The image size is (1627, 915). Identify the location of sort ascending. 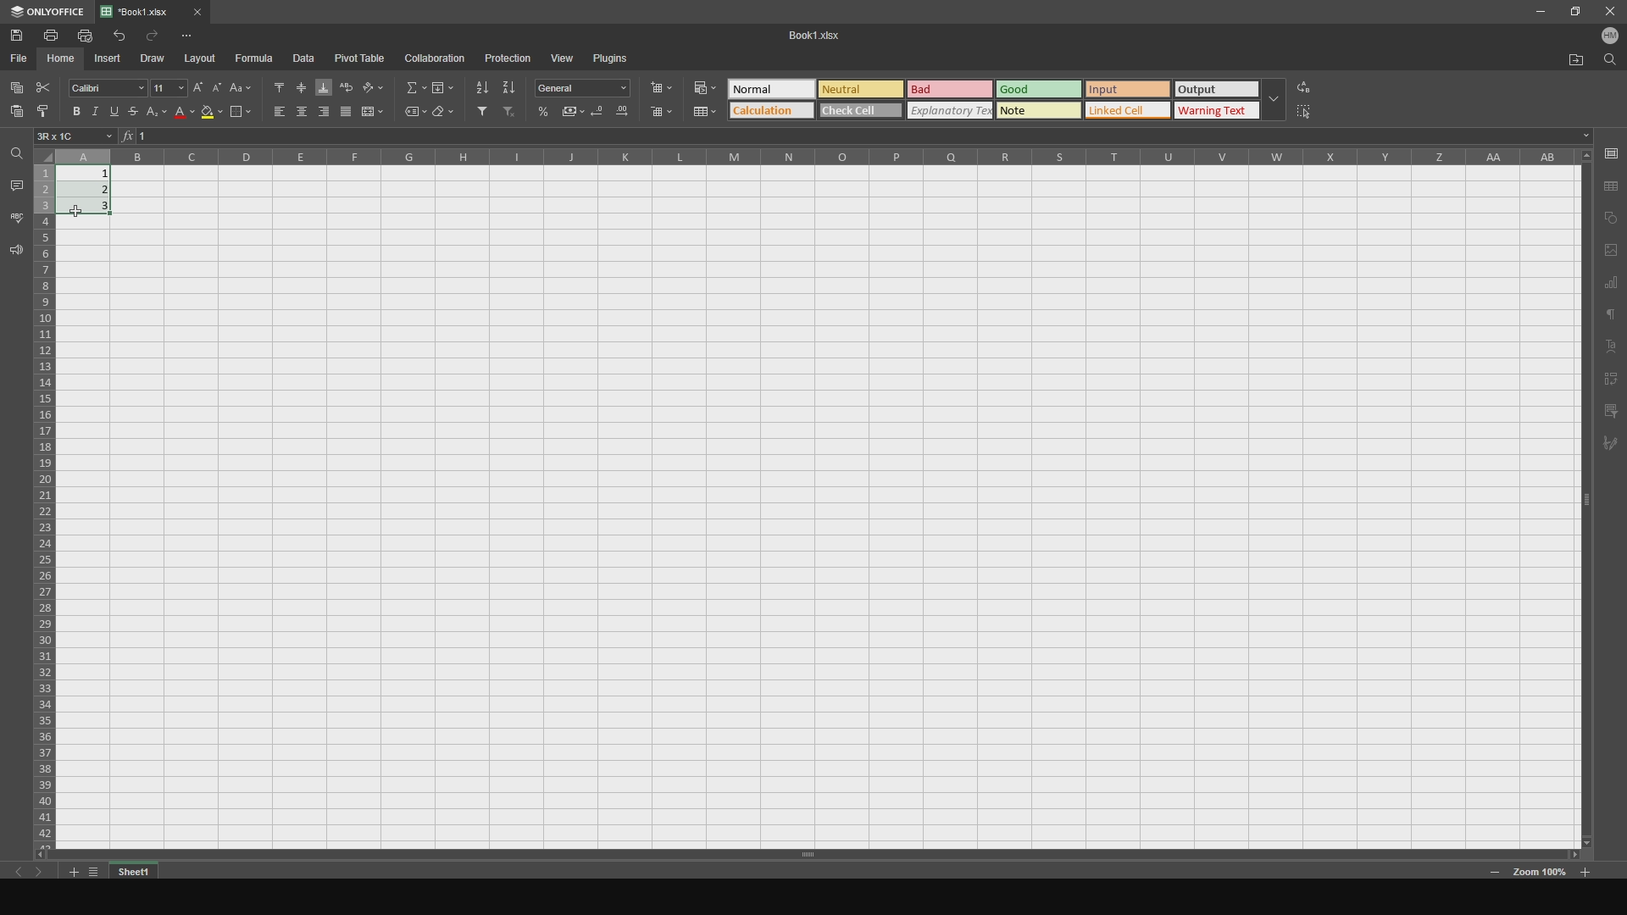
(479, 85).